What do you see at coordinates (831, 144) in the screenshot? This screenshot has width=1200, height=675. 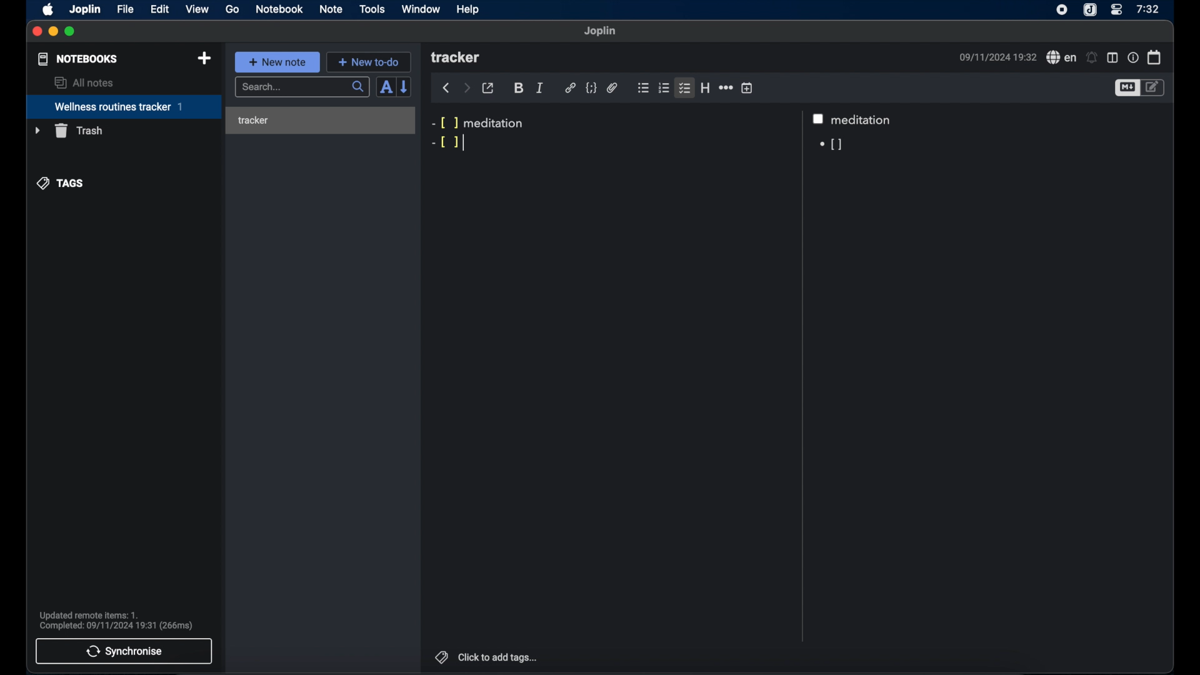 I see `[]` at bounding box center [831, 144].